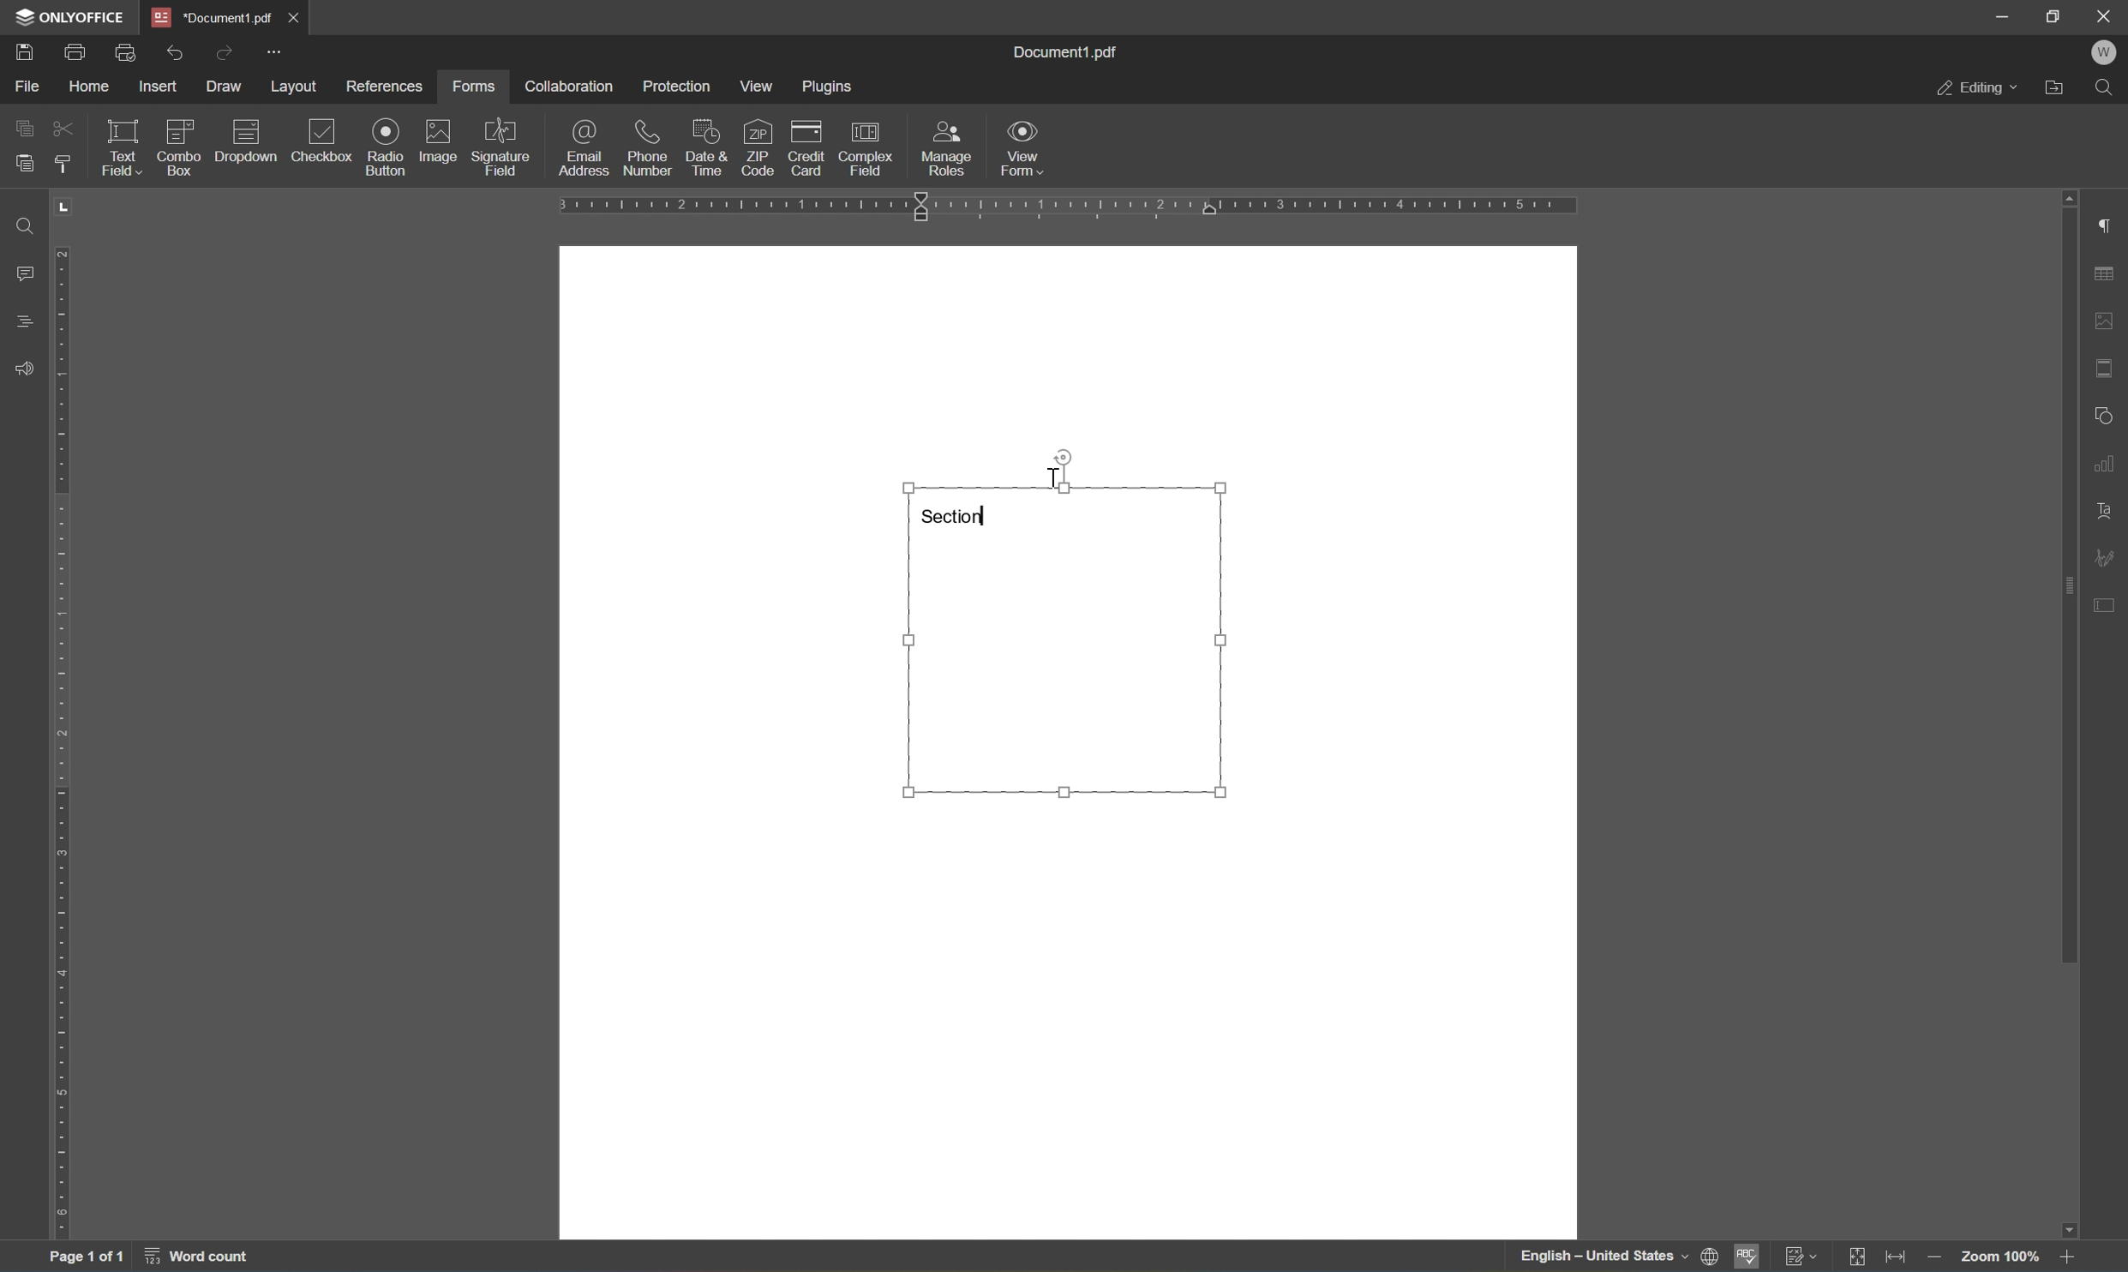 The width and height of the screenshot is (2128, 1272). I want to click on print preview, so click(128, 50).